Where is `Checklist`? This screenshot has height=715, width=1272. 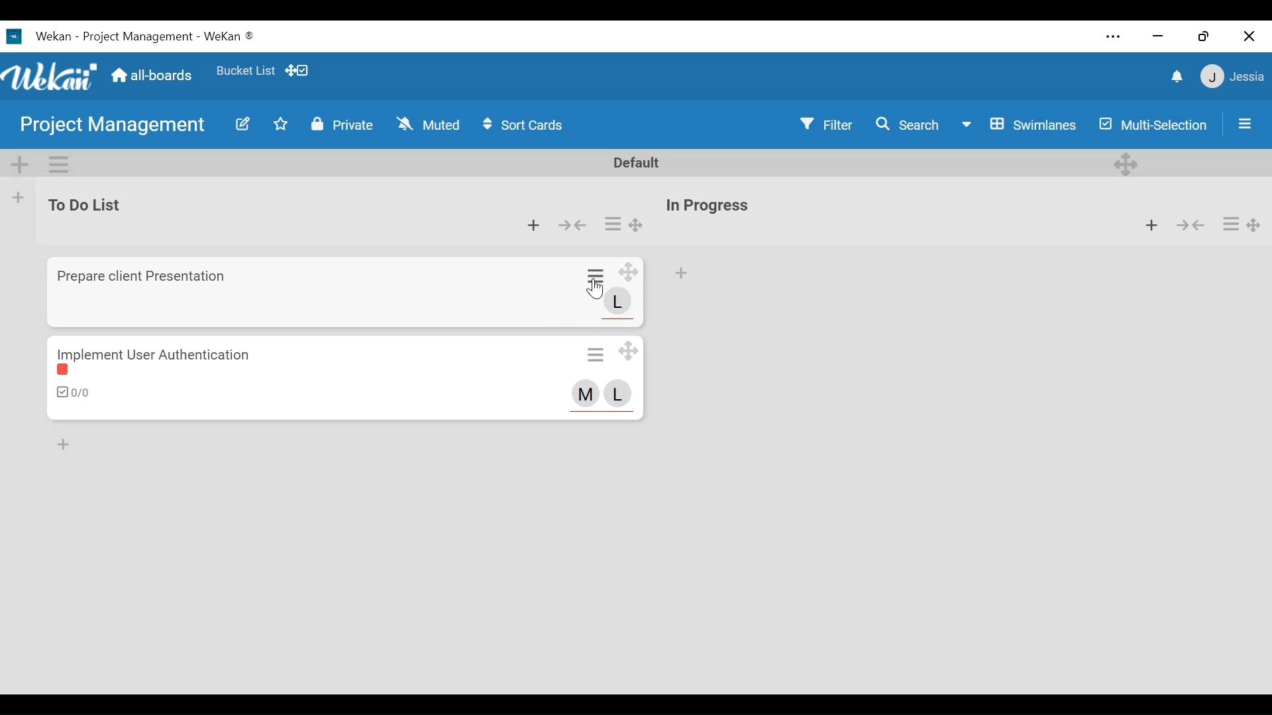
Checklist is located at coordinates (74, 392).